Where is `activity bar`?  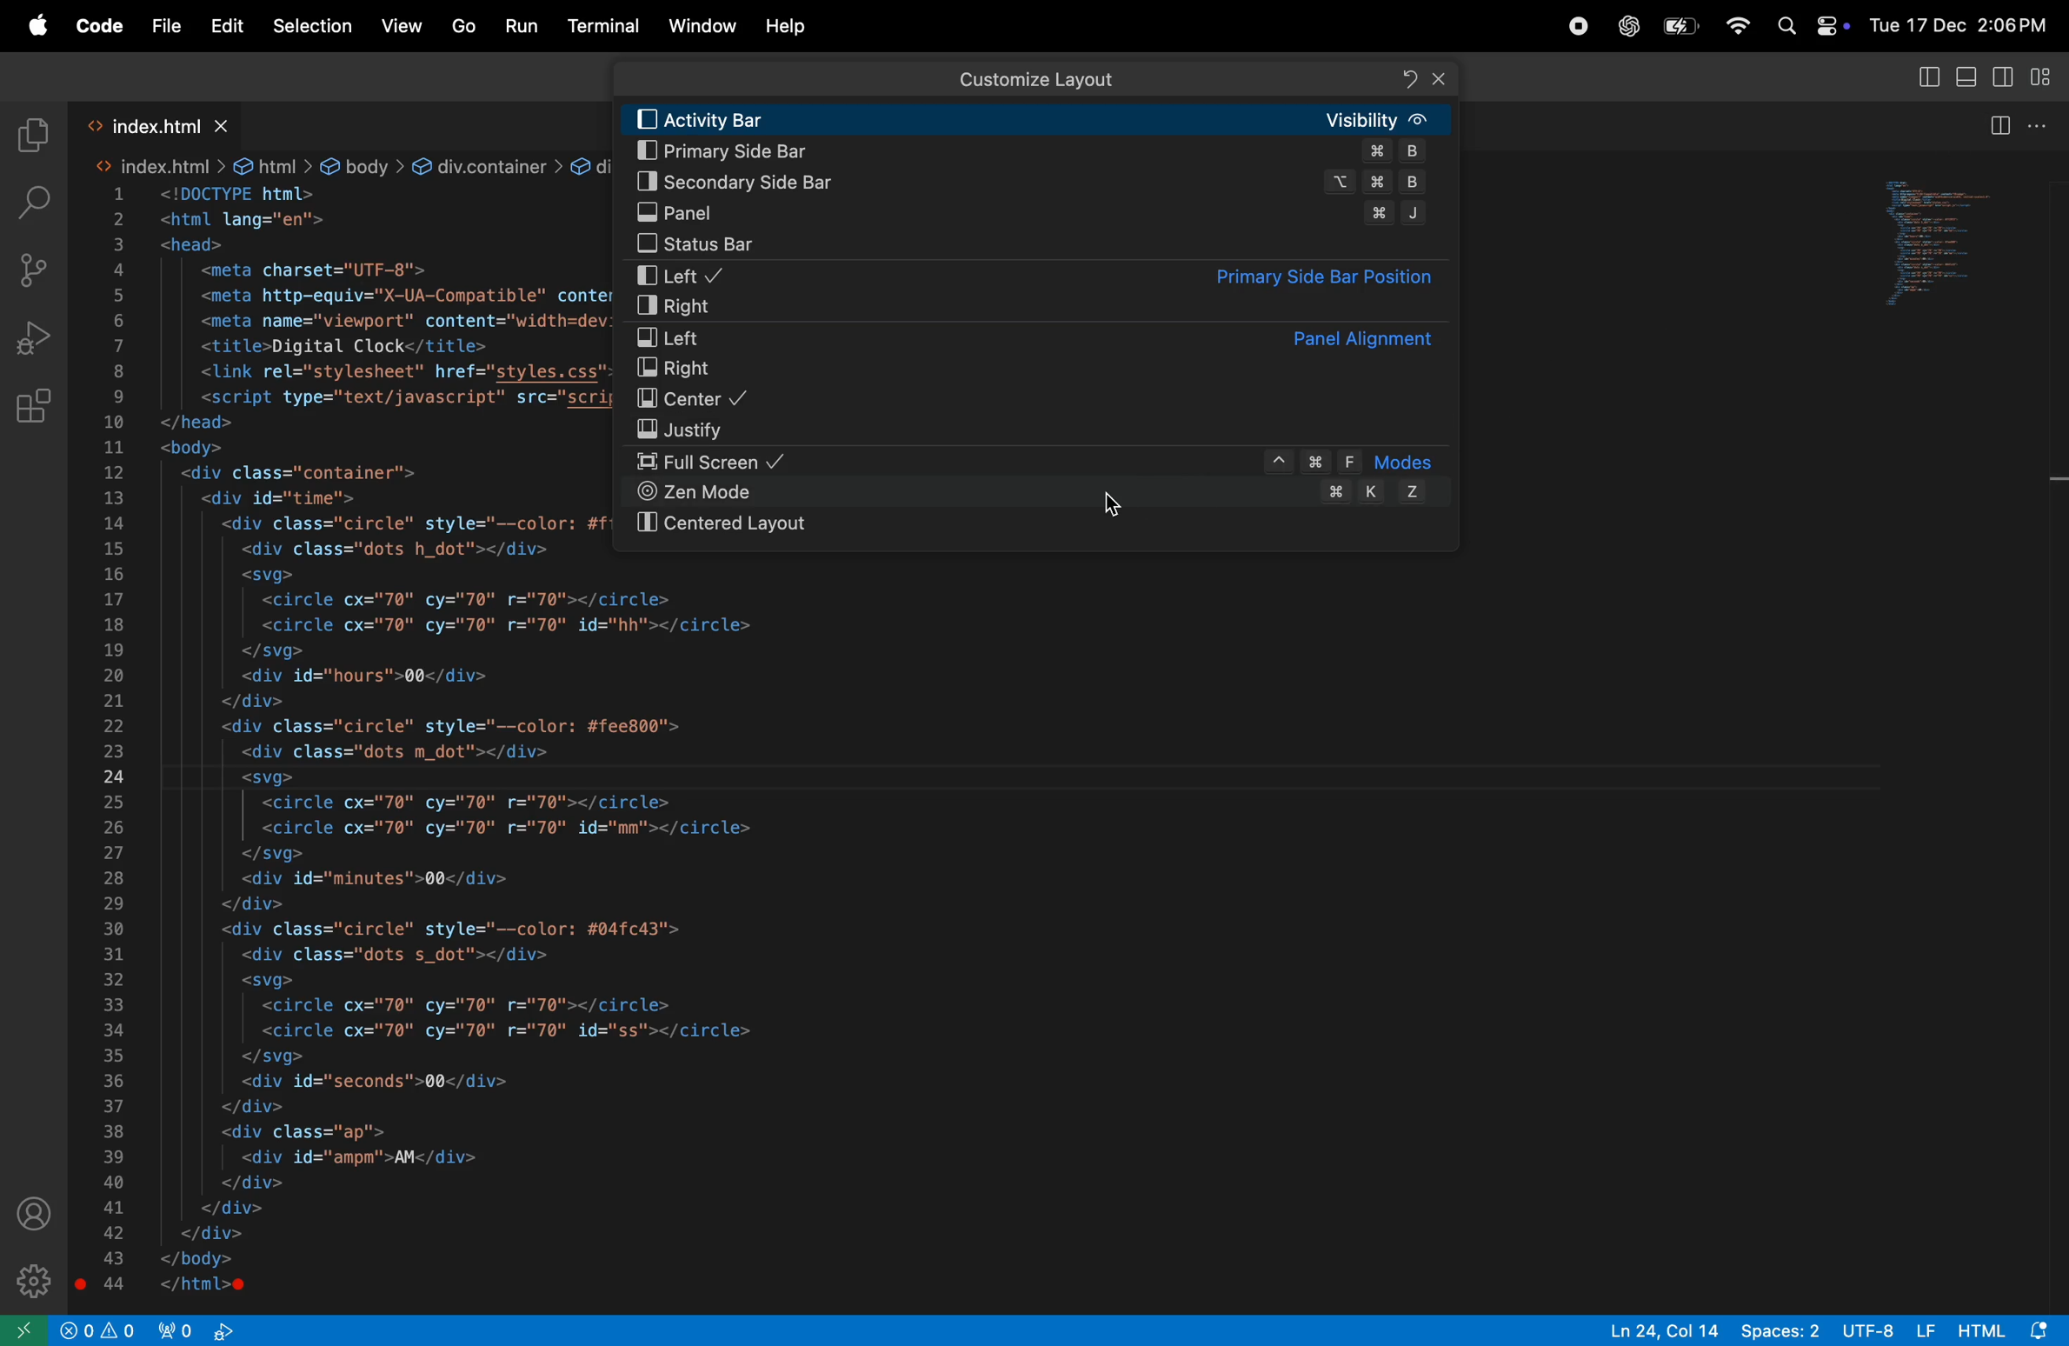
activity bar is located at coordinates (1042, 119).